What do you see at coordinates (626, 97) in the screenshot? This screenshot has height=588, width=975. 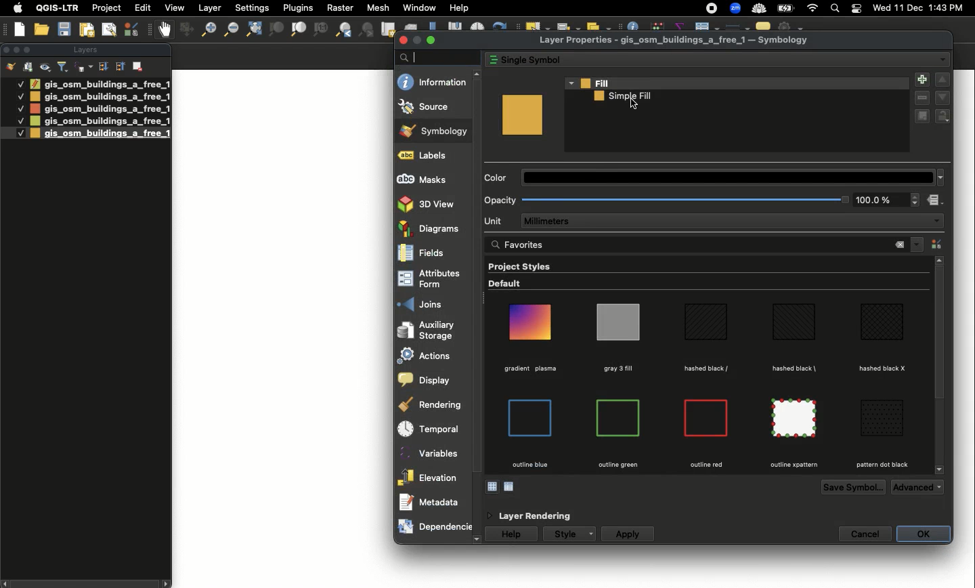 I see `Simple fill` at bounding box center [626, 97].